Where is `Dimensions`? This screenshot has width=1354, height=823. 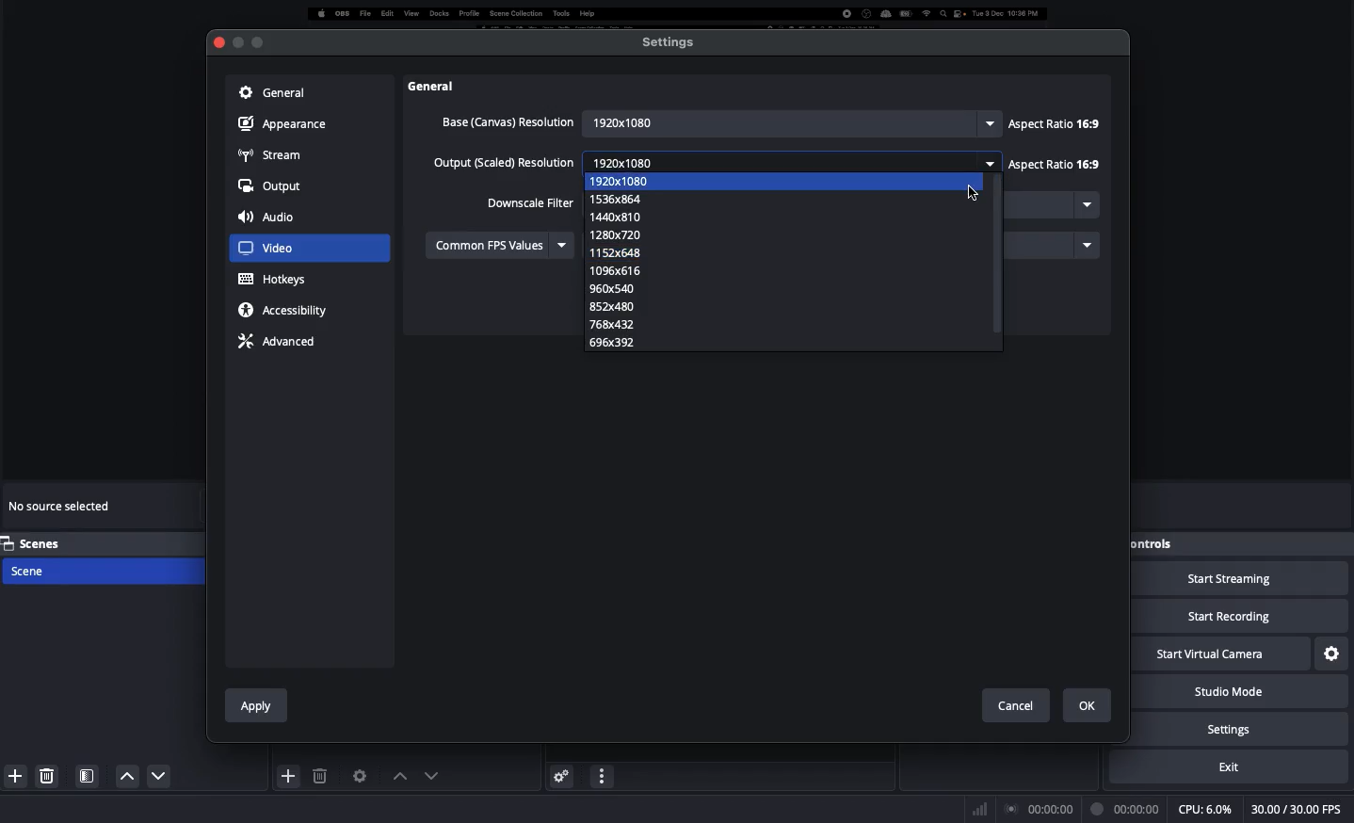 Dimensions is located at coordinates (741, 163).